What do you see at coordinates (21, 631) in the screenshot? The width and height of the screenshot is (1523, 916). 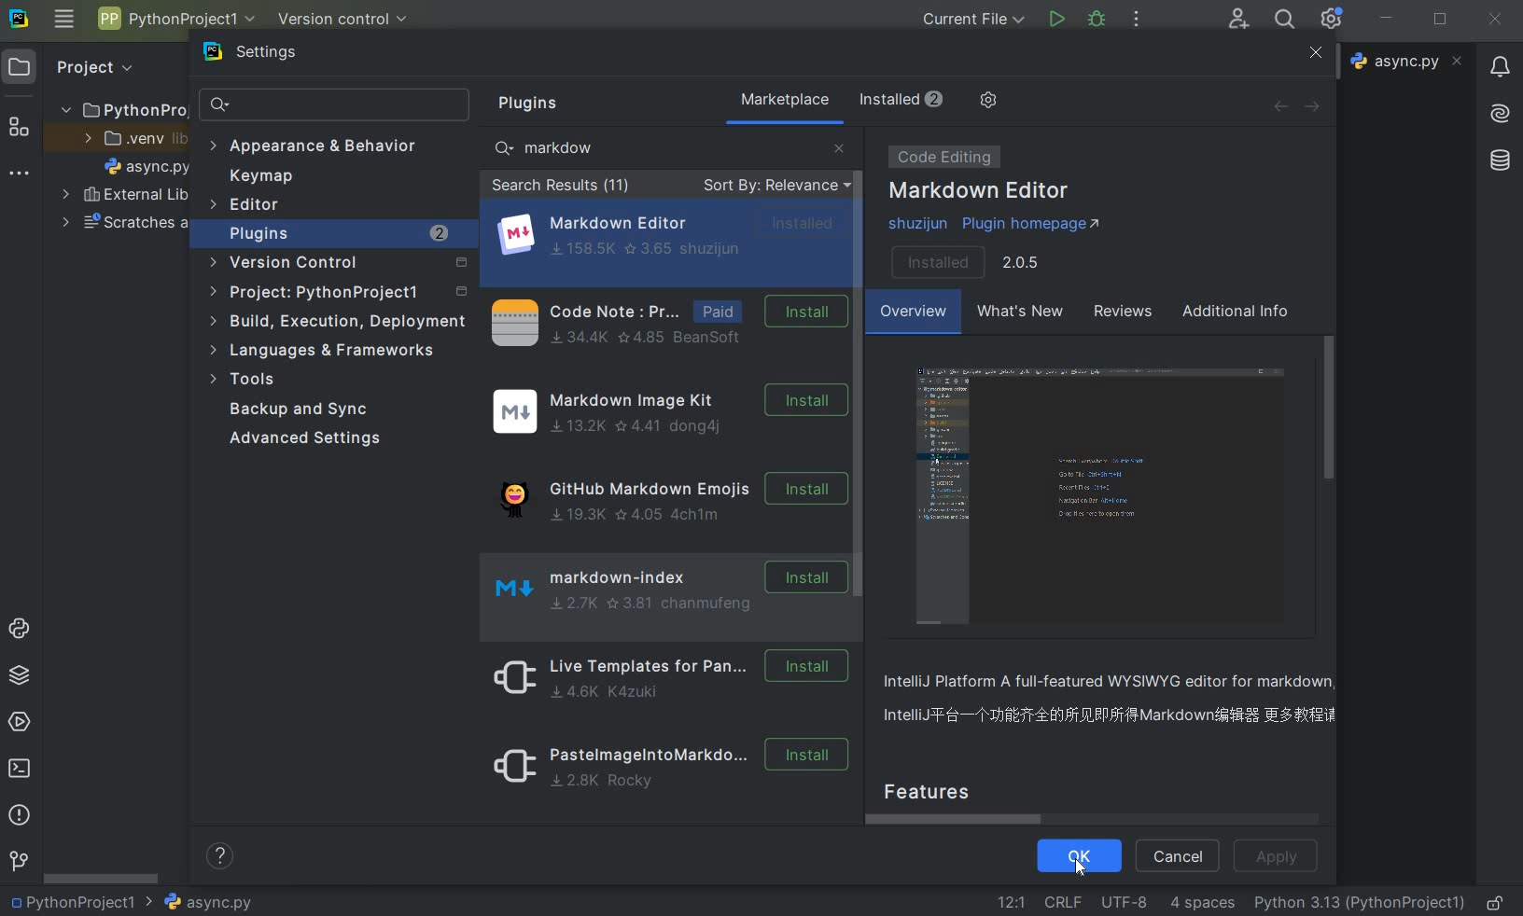 I see `python console` at bounding box center [21, 631].